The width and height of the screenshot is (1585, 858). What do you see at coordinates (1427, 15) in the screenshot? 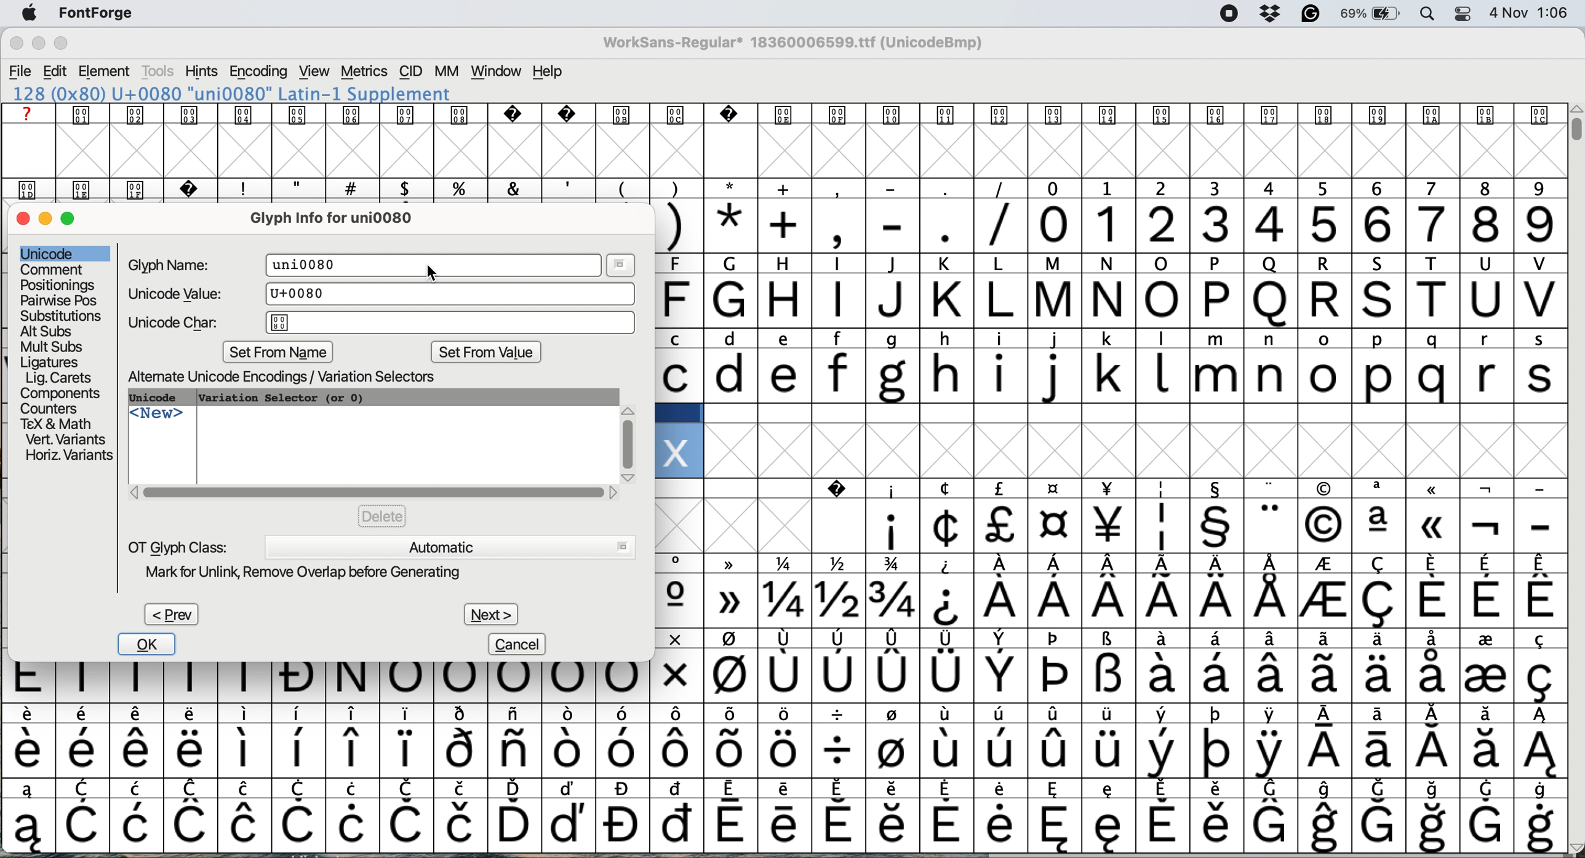
I see `spotlight search` at bounding box center [1427, 15].